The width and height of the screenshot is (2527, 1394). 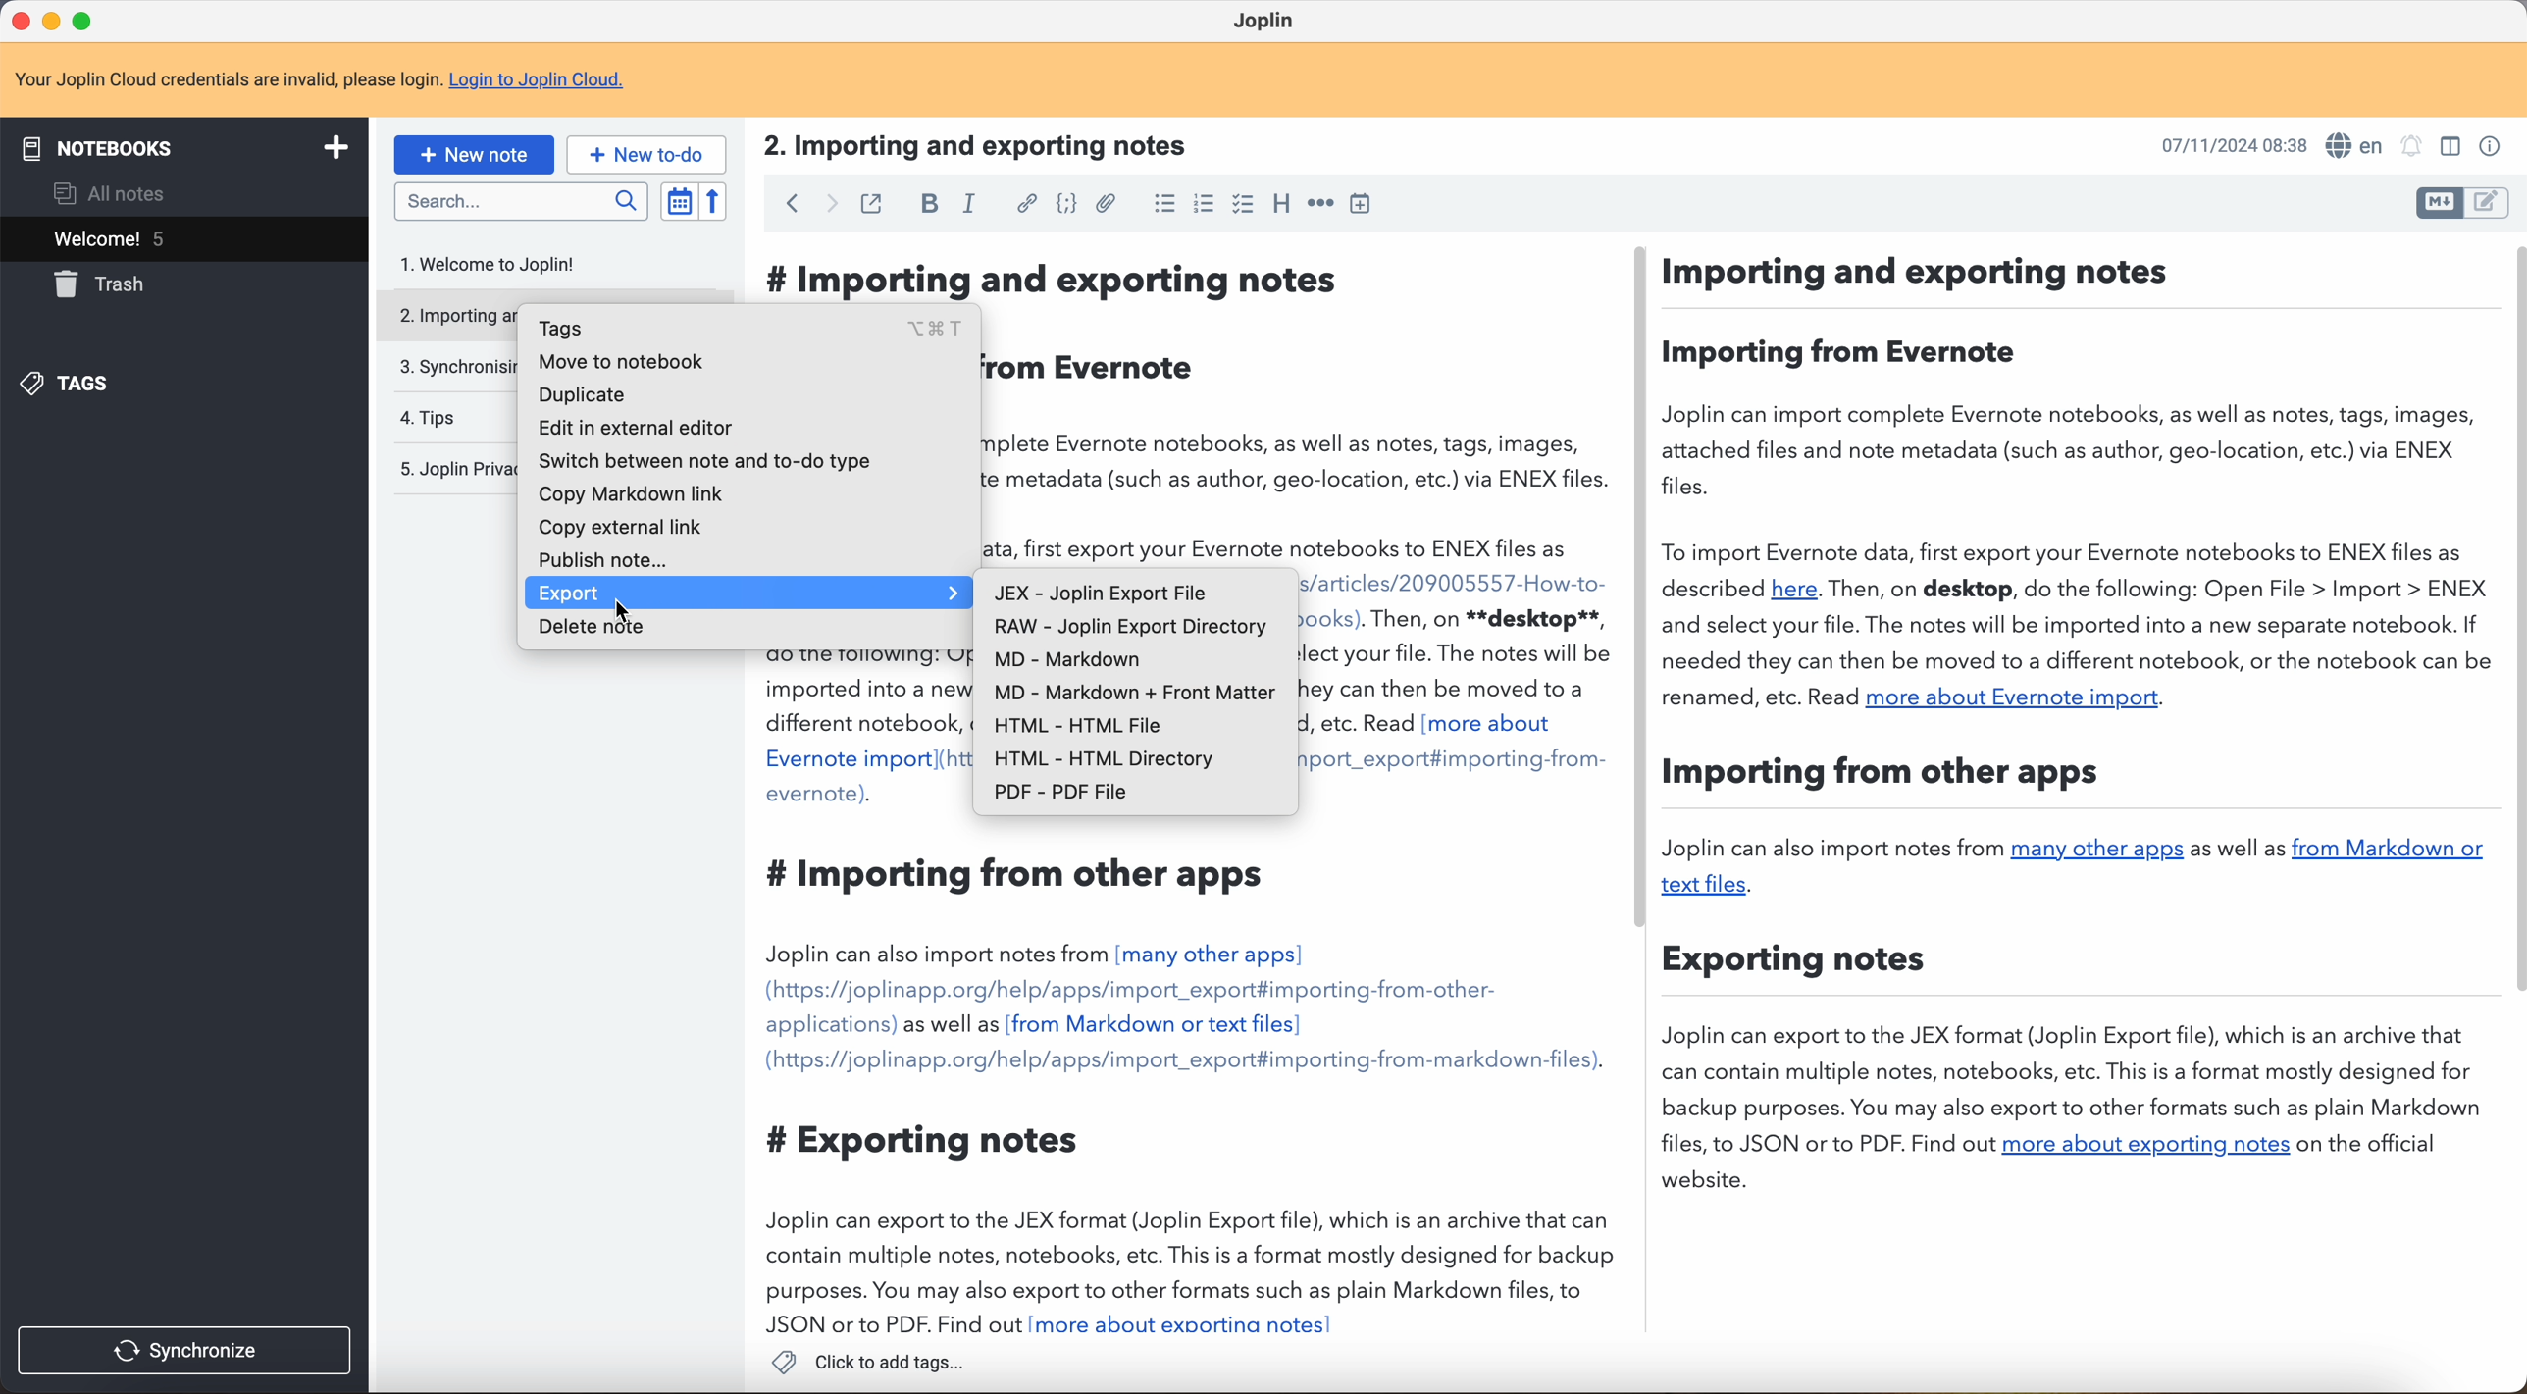 I want to click on synchronising your notes, so click(x=447, y=368).